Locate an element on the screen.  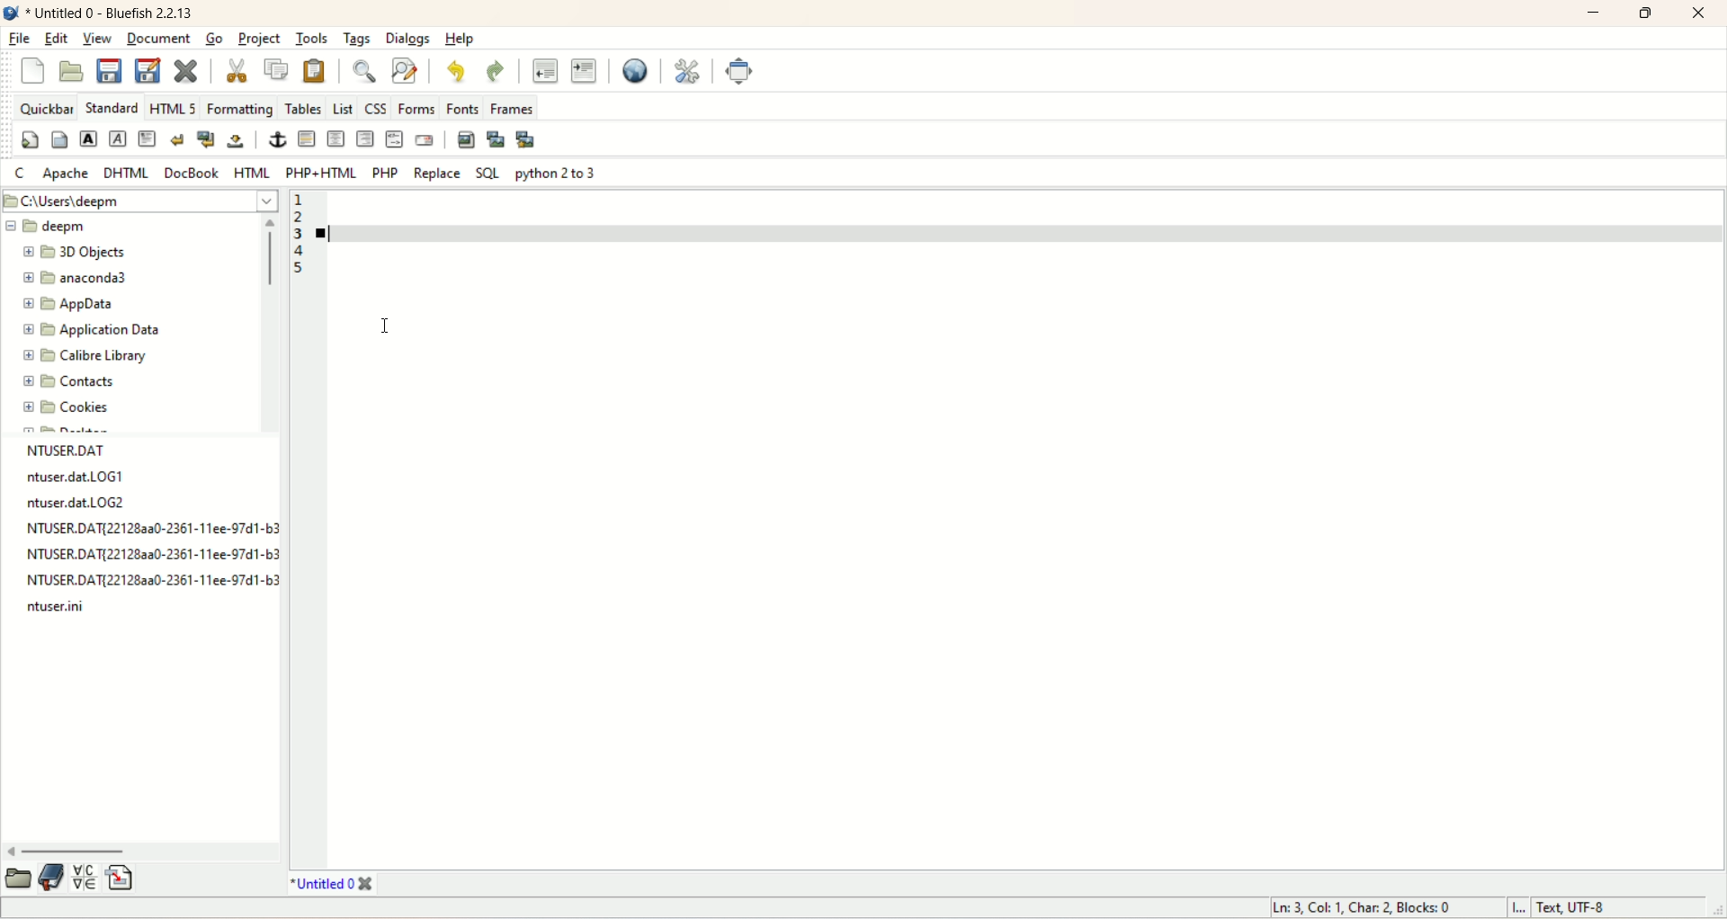
insert file is located at coordinates (128, 878).